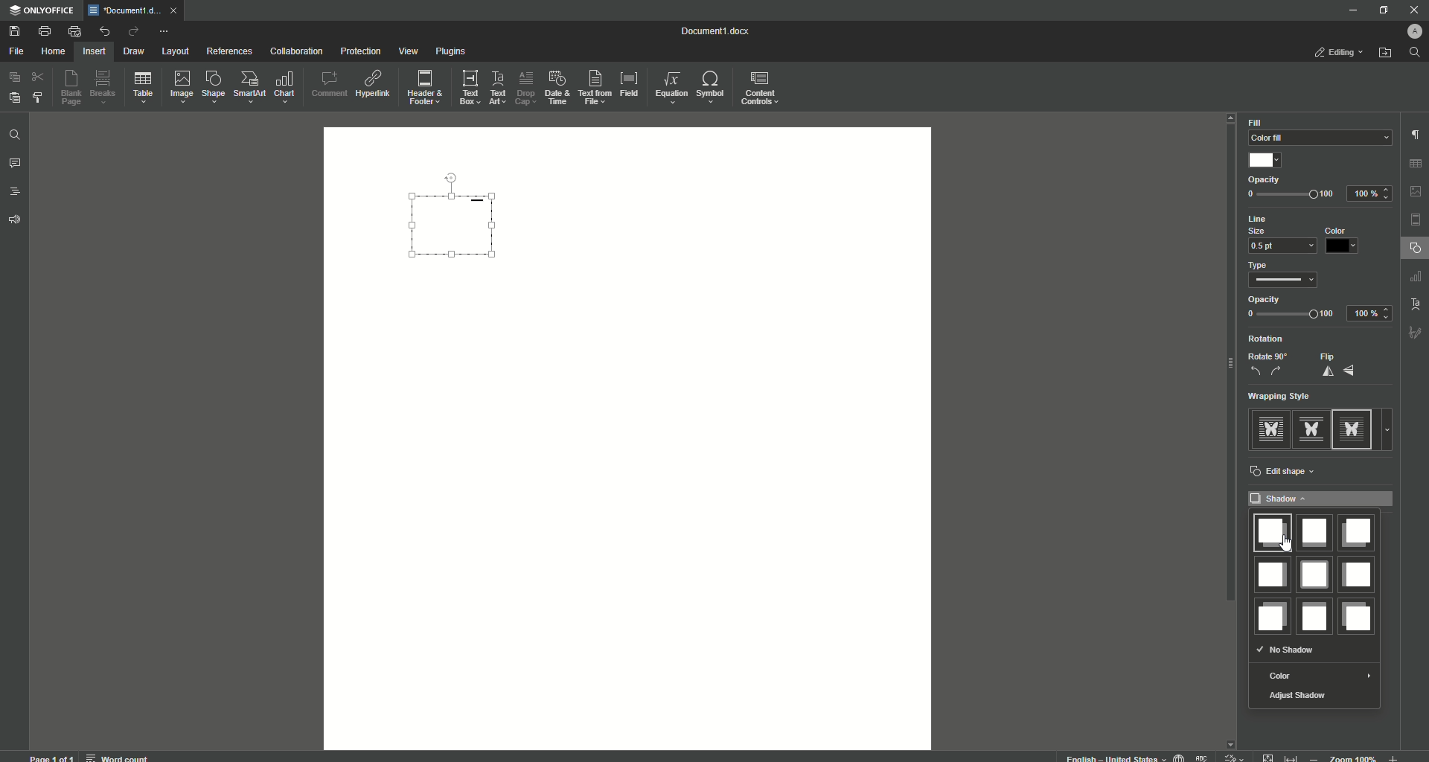  What do you see at coordinates (285, 87) in the screenshot?
I see `Chart` at bounding box center [285, 87].